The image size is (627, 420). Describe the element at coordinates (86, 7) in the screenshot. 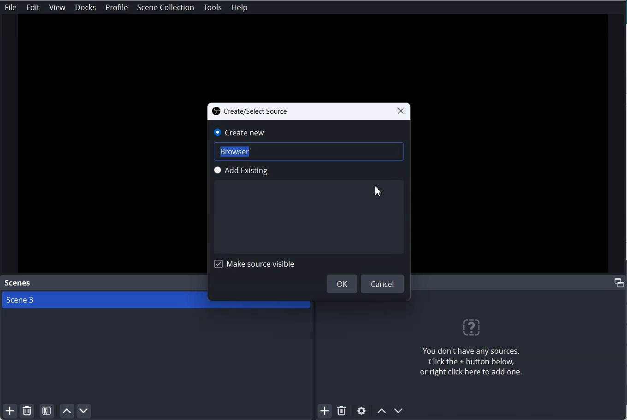

I see `Docks` at that location.